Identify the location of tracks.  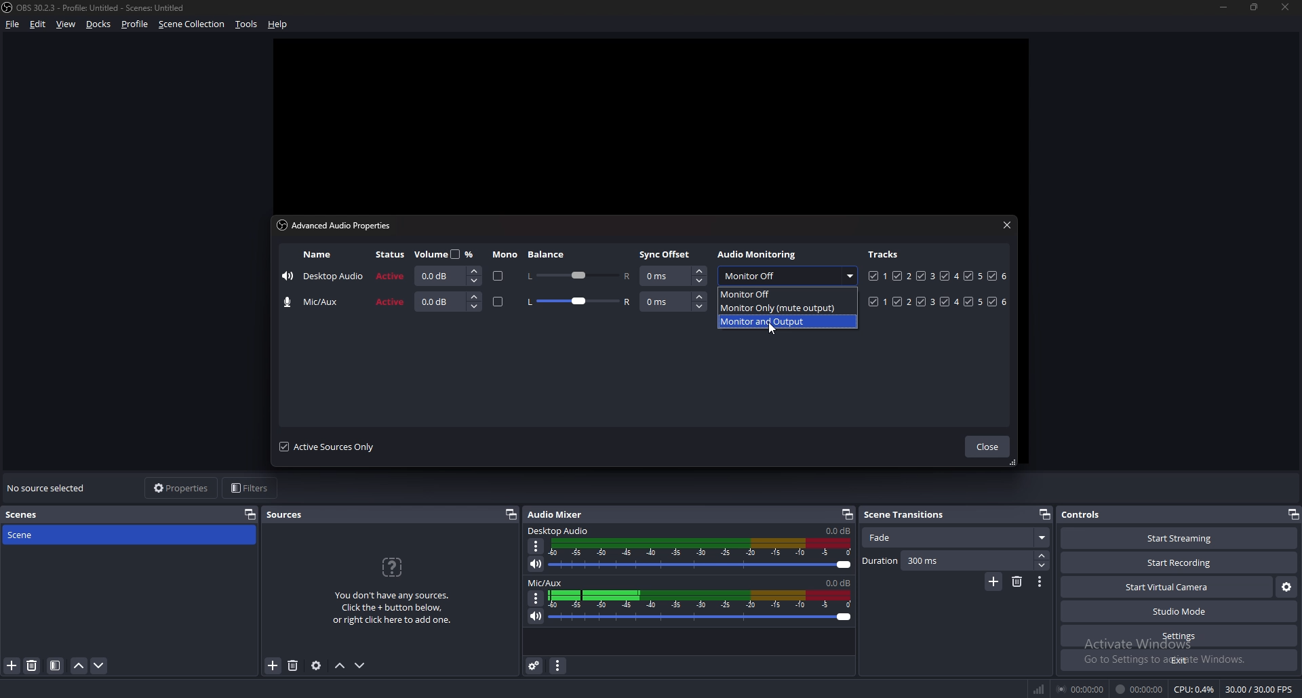
(939, 302).